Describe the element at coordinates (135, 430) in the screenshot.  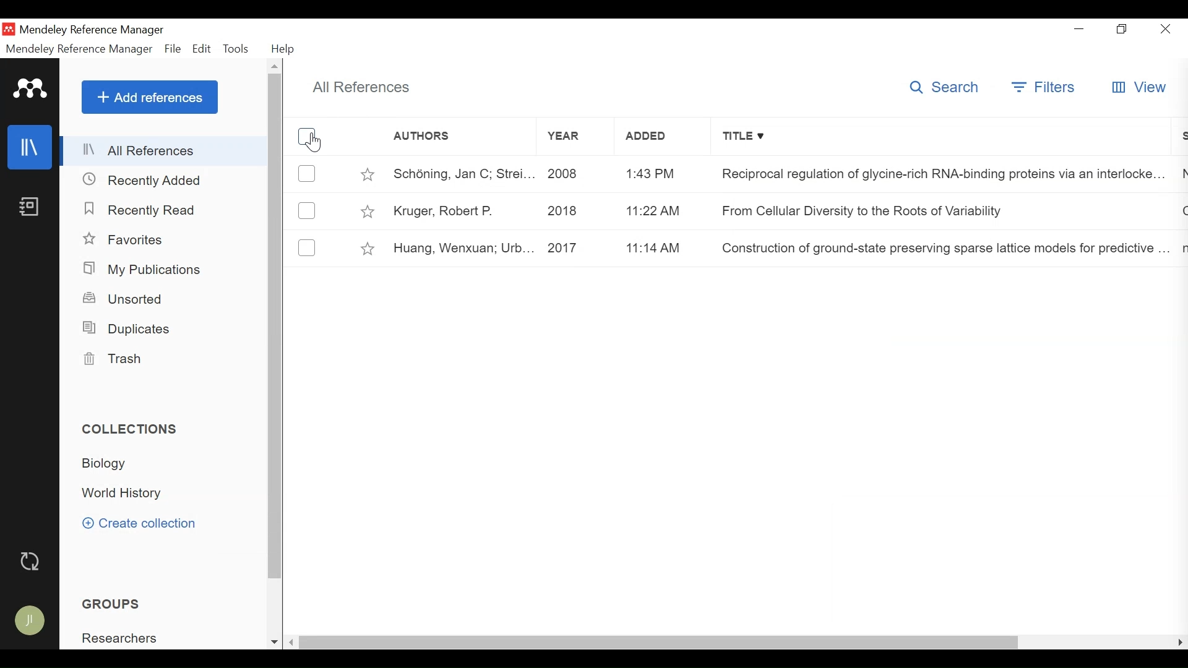
I see `Collection` at that location.